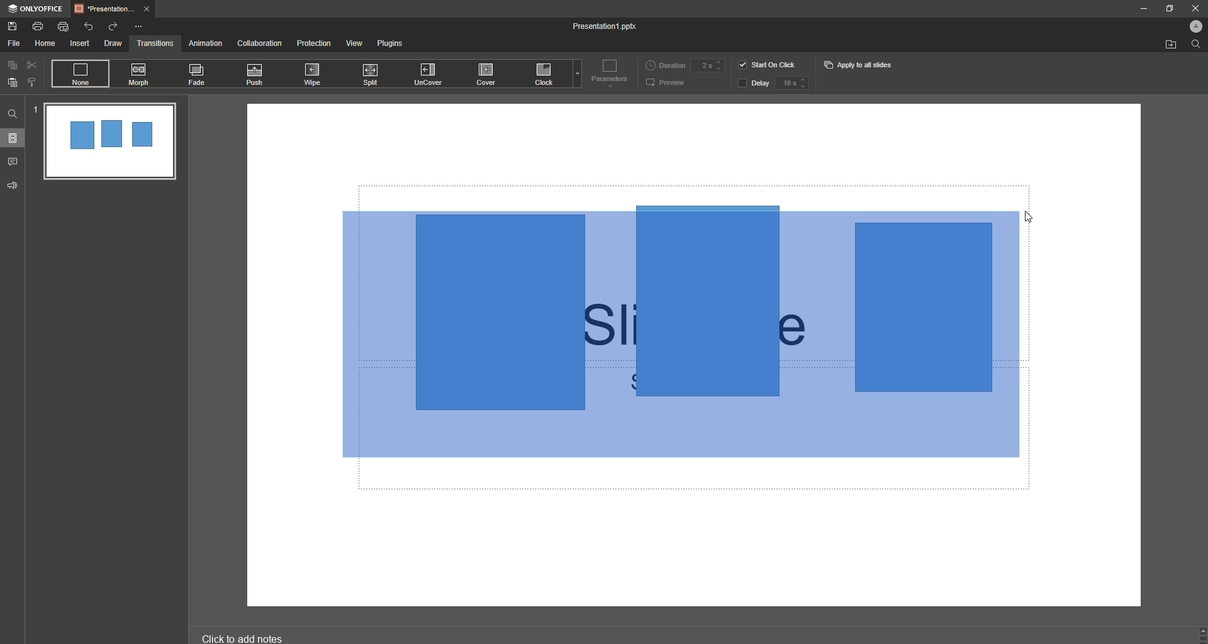  I want to click on Home, so click(45, 44).